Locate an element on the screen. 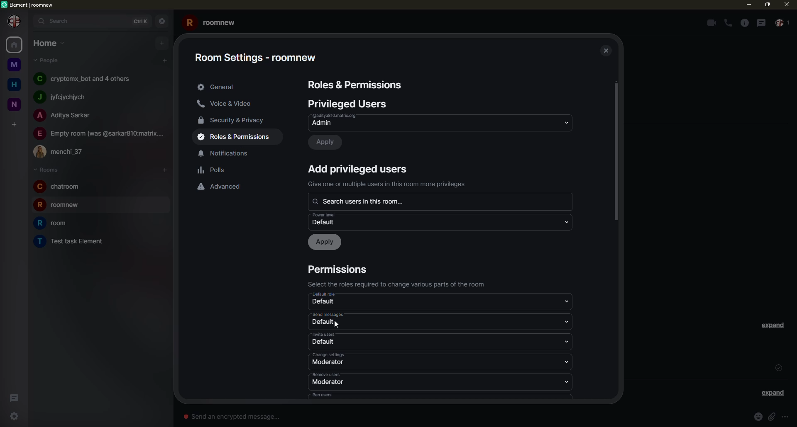  voice is located at coordinates (728, 23).